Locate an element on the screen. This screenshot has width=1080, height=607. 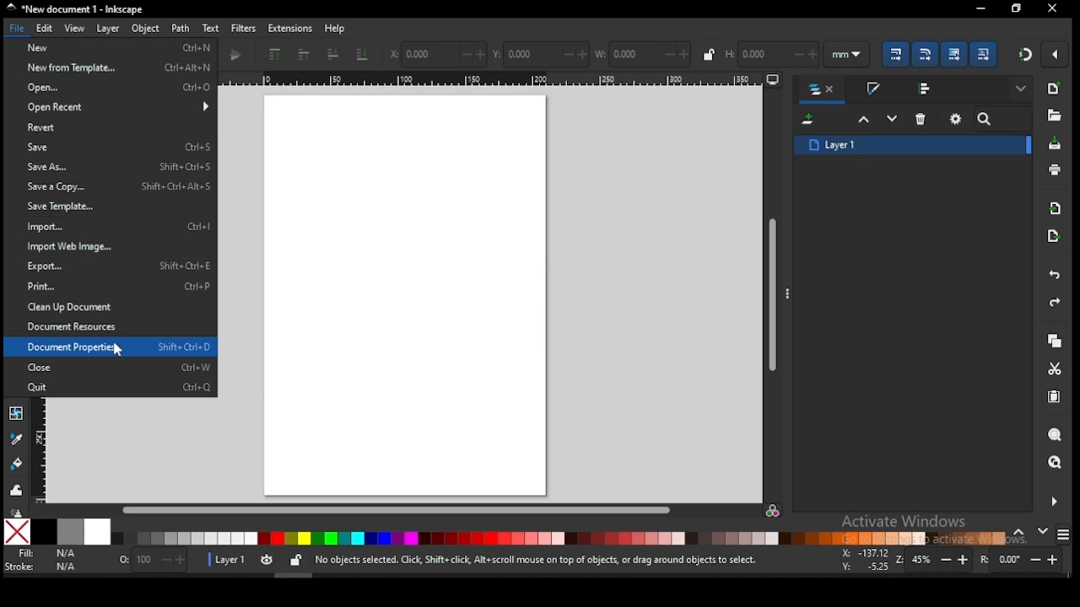
fill color is located at coordinates (45, 554).